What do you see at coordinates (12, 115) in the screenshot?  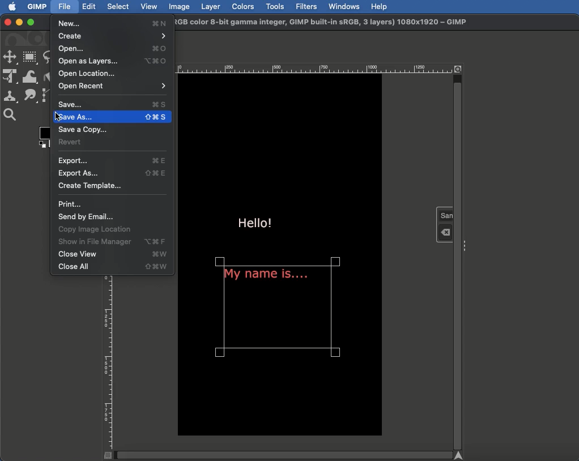 I see `Magnify` at bounding box center [12, 115].